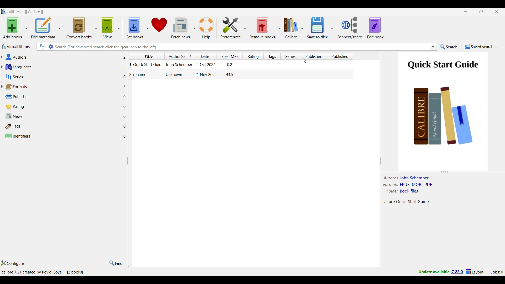 This screenshot has height=284, width=505. I want to click on Close interface, so click(497, 12).